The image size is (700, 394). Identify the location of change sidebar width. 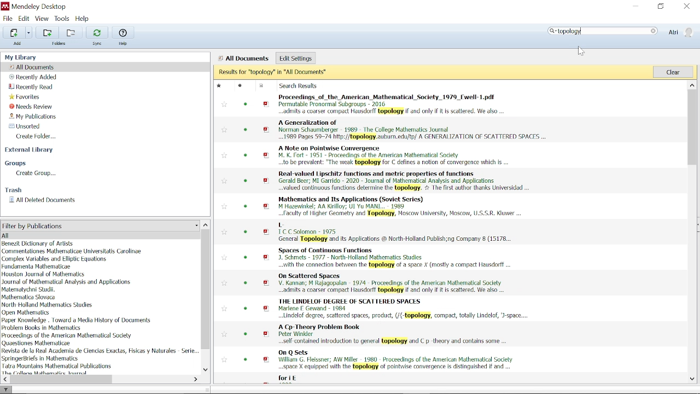
(207, 389).